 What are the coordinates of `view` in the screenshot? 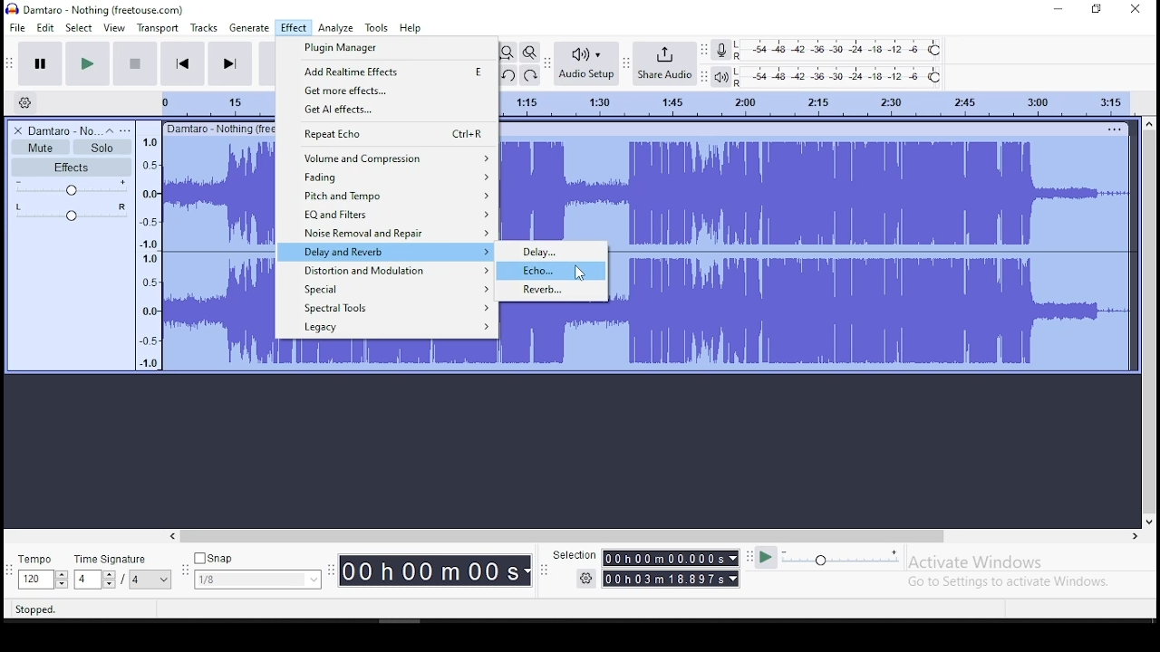 It's located at (114, 27).